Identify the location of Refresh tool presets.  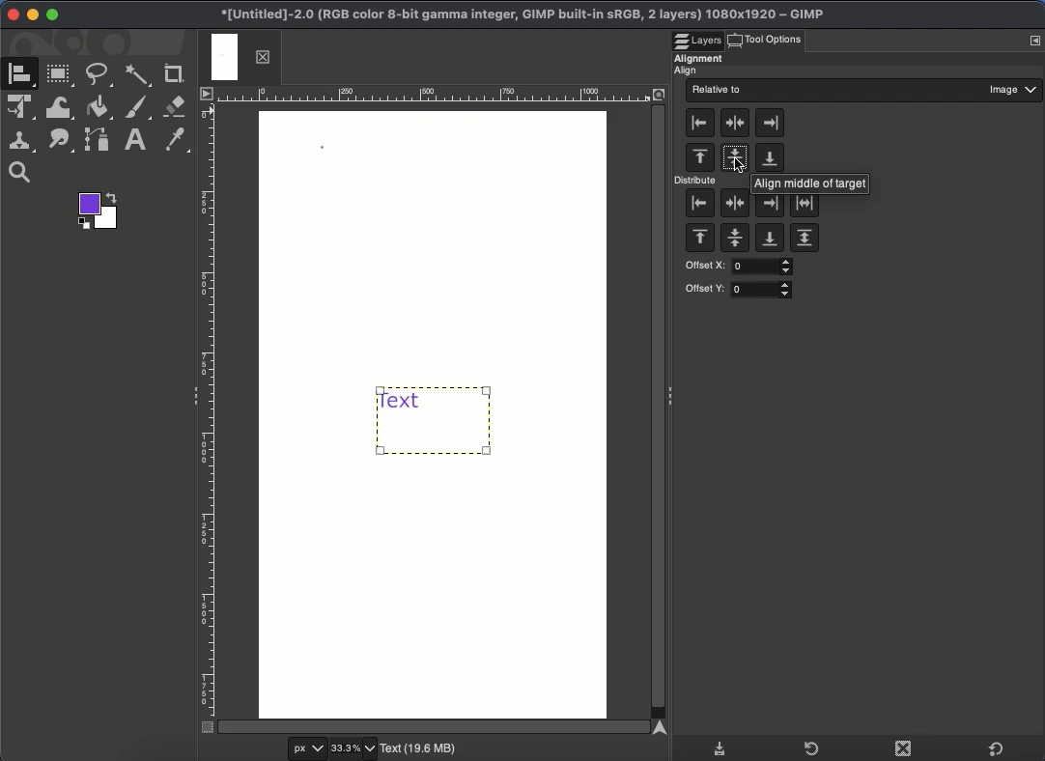
(805, 747).